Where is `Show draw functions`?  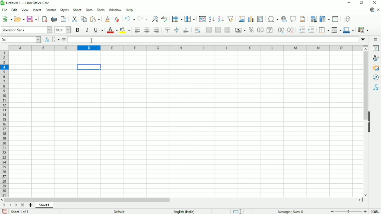 Show draw functions is located at coordinates (347, 18).